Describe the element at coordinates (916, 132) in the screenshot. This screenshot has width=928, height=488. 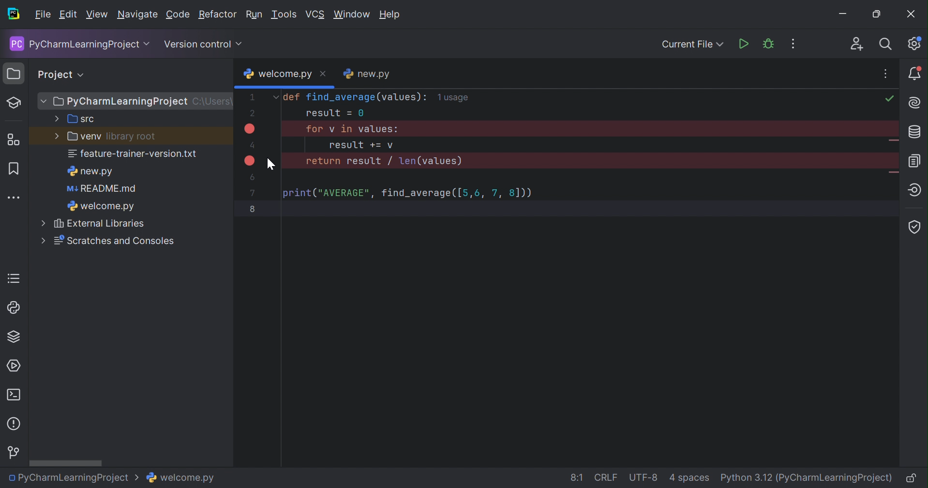
I see `Database` at that location.